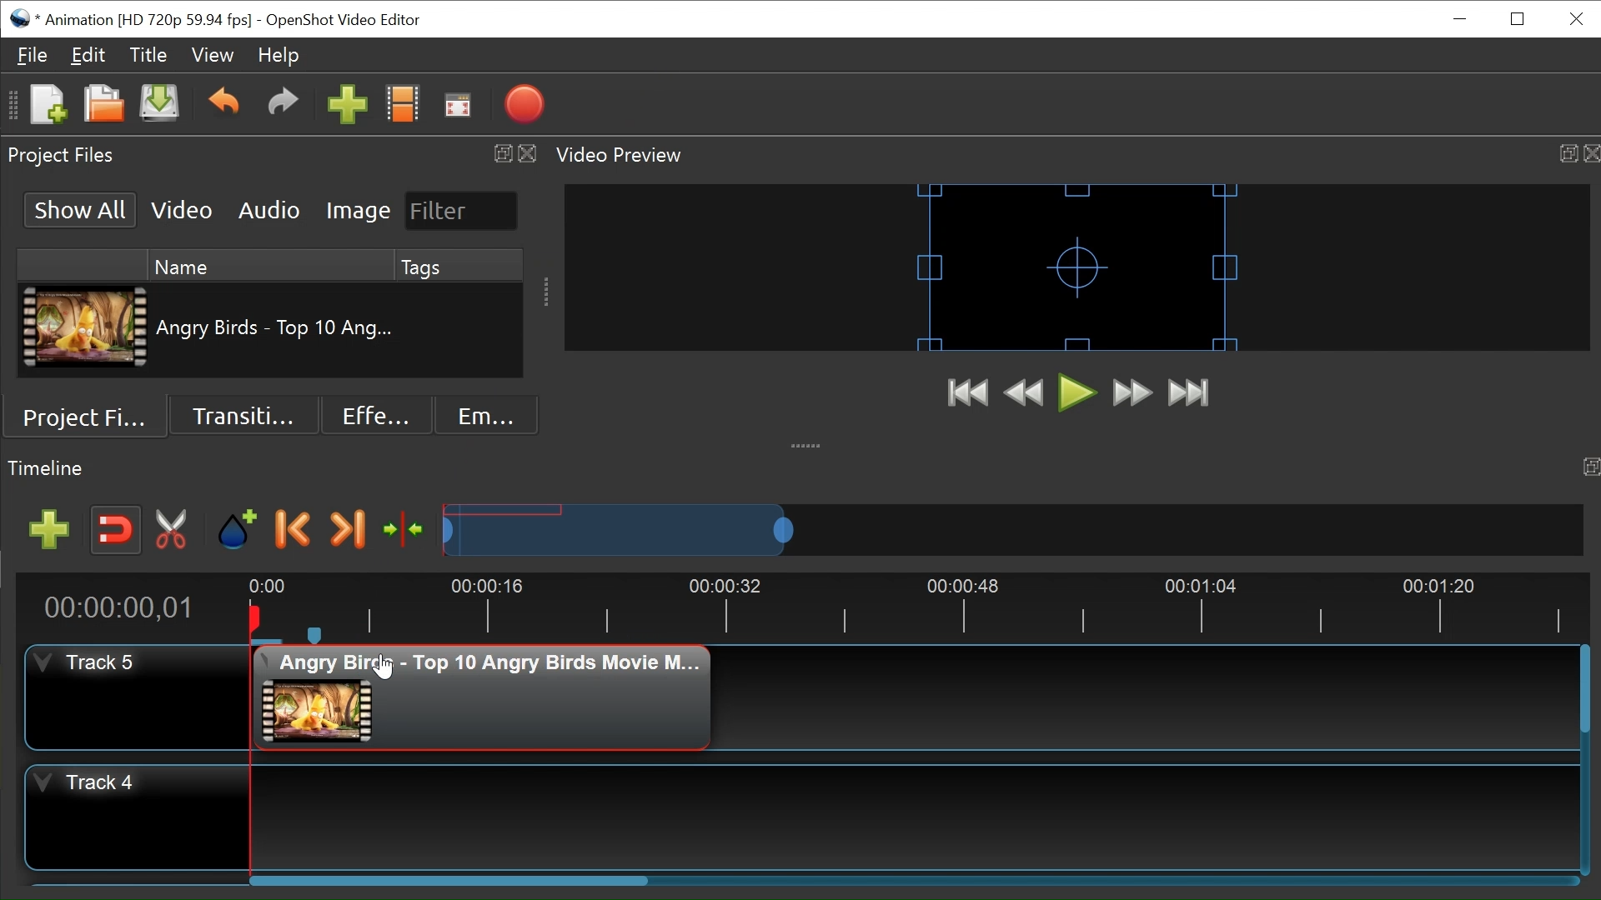  What do you see at coordinates (1519, 19) in the screenshot?
I see `Restore` at bounding box center [1519, 19].